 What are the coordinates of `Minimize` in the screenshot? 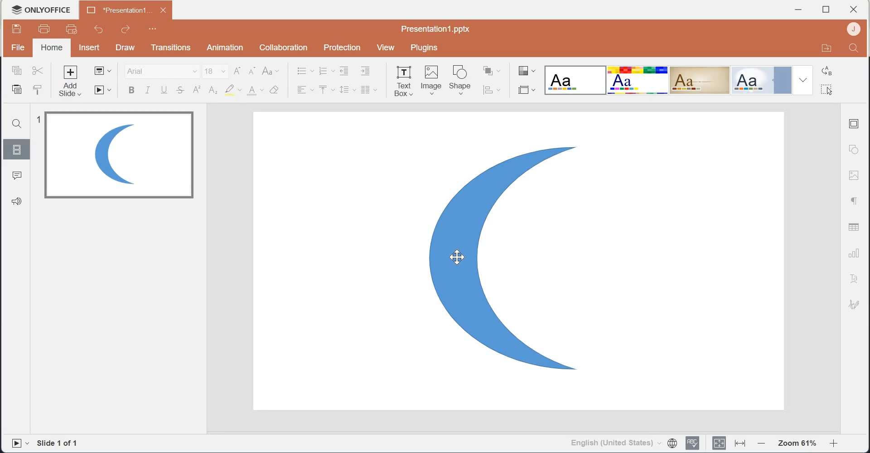 It's located at (799, 10).